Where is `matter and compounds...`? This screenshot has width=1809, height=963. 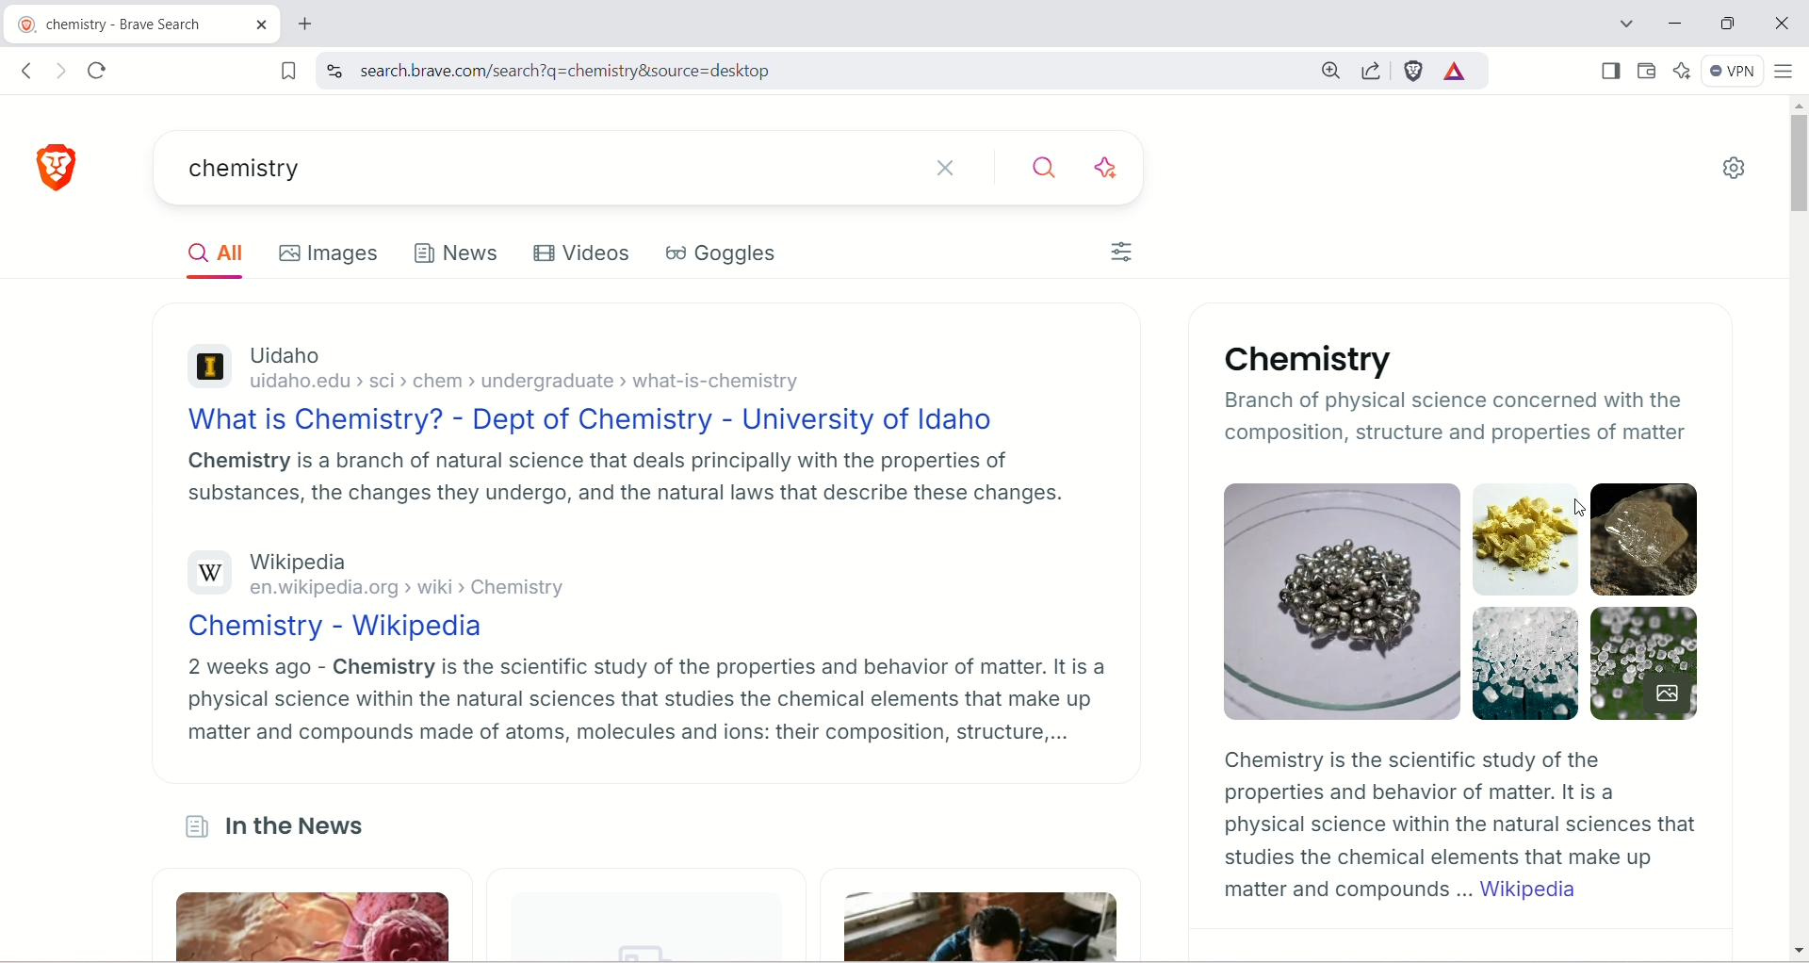
matter and compounds... is located at coordinates (1339, 890).